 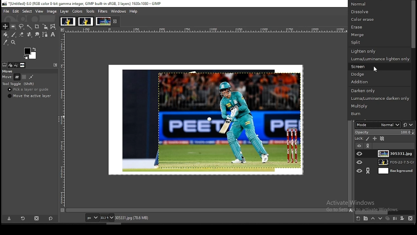 What do you see at coordinates (6, 34) in the screenshot?
I see `painbucket tool` at bounding box center [6, 34].